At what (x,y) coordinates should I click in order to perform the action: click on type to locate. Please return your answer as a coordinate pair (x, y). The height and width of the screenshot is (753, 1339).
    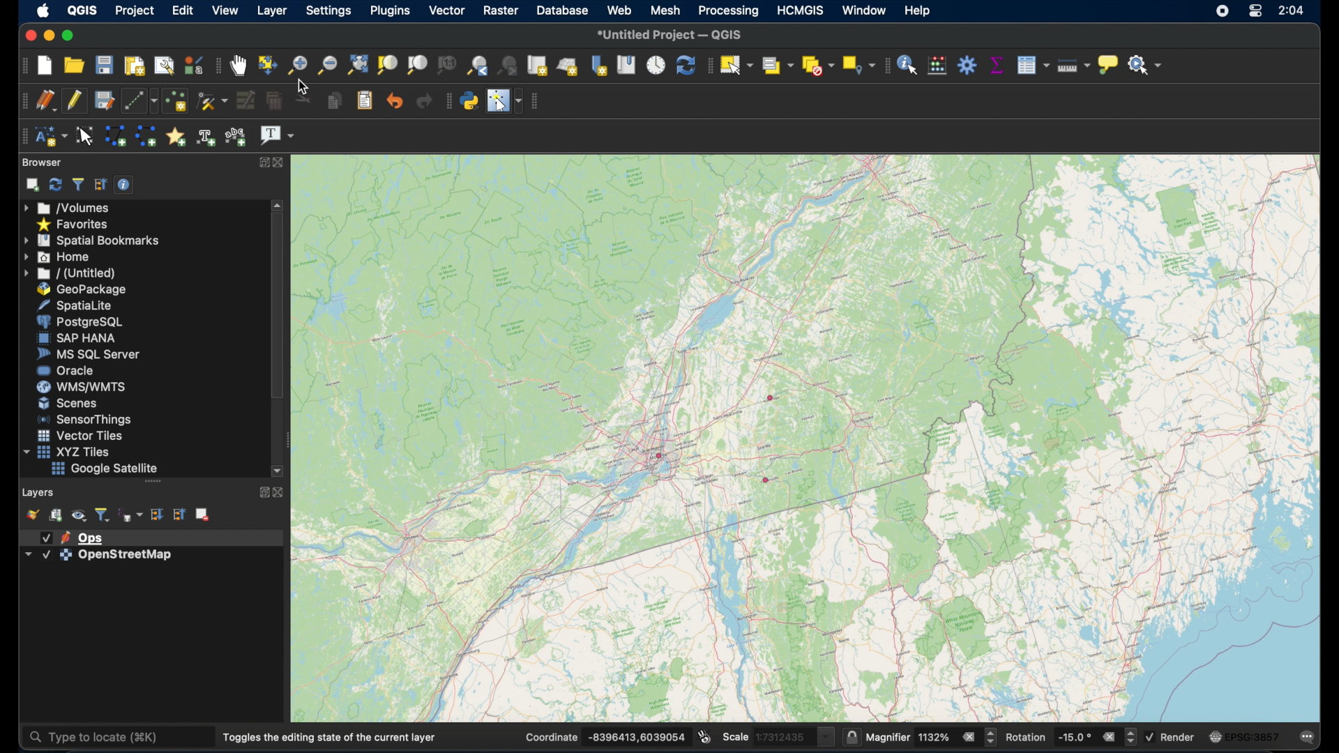
    Looking at the image, I should click on (98, 736).